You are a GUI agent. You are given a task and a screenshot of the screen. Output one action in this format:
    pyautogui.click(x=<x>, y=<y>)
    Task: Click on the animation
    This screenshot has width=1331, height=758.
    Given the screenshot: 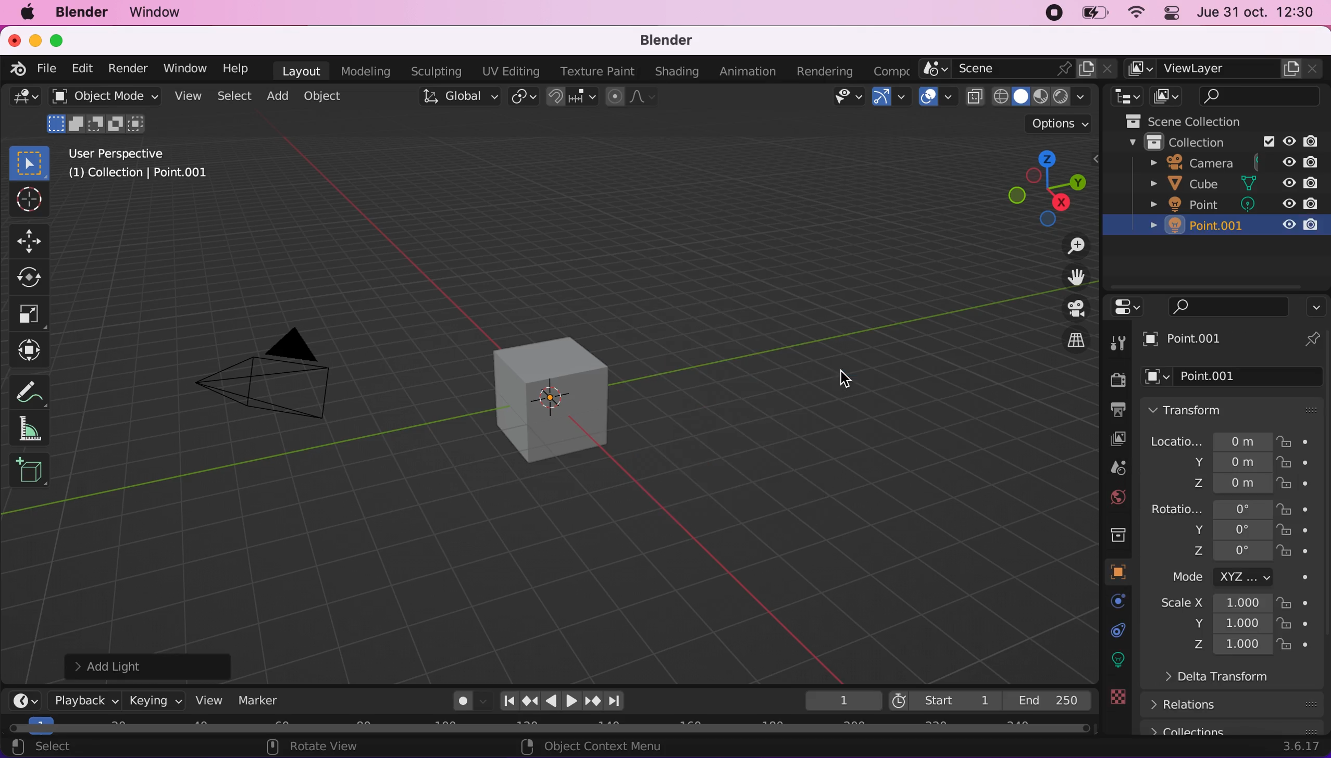 What is the action you would take?
    pyautogui.click(x=752, y=72)
    